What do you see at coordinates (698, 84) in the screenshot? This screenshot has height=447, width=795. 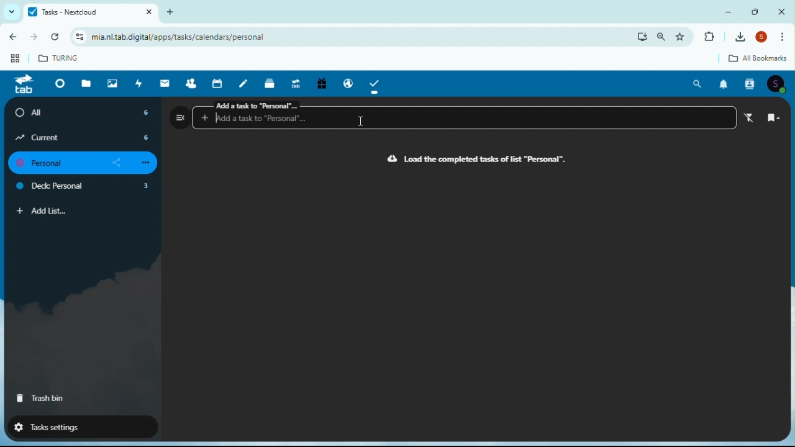 I see `Search` at bounding box center [698, 84].